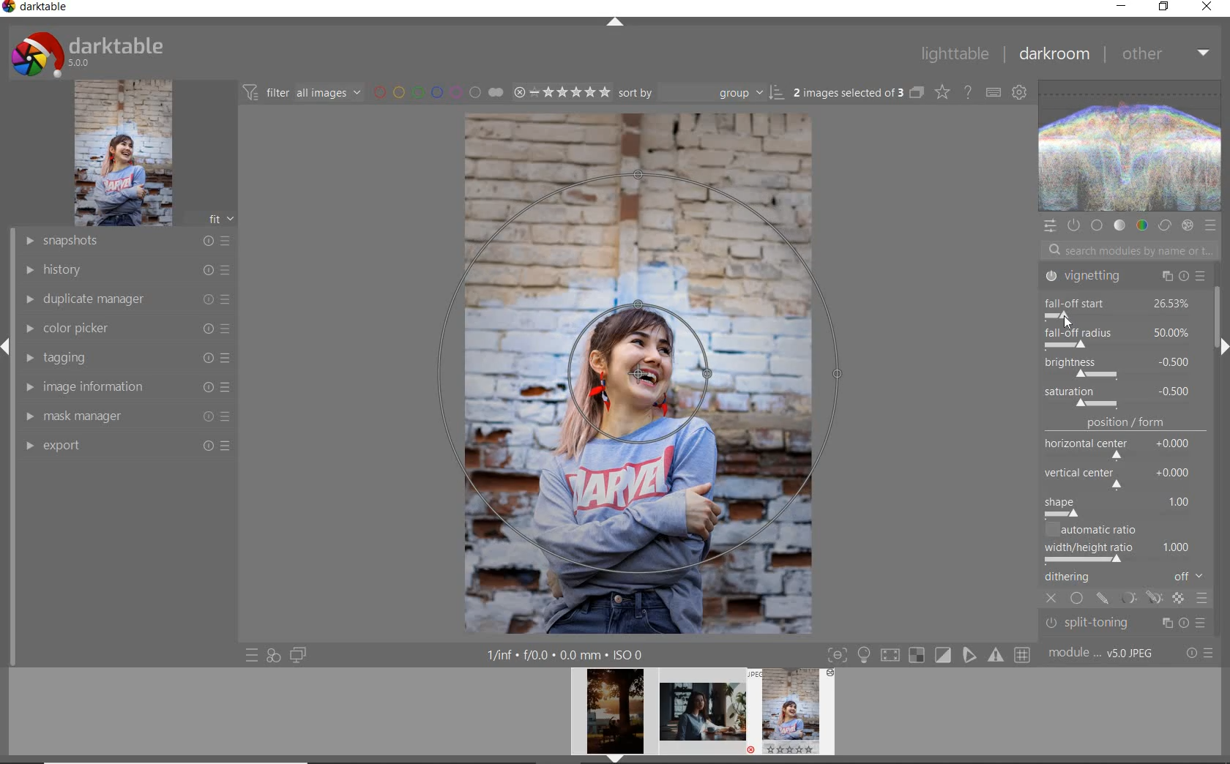 The image size is (1230, 764). What do you see at coordinates (567, 655) in the screenshot?
I see `other interface detal` at bounding box center [567, 655].